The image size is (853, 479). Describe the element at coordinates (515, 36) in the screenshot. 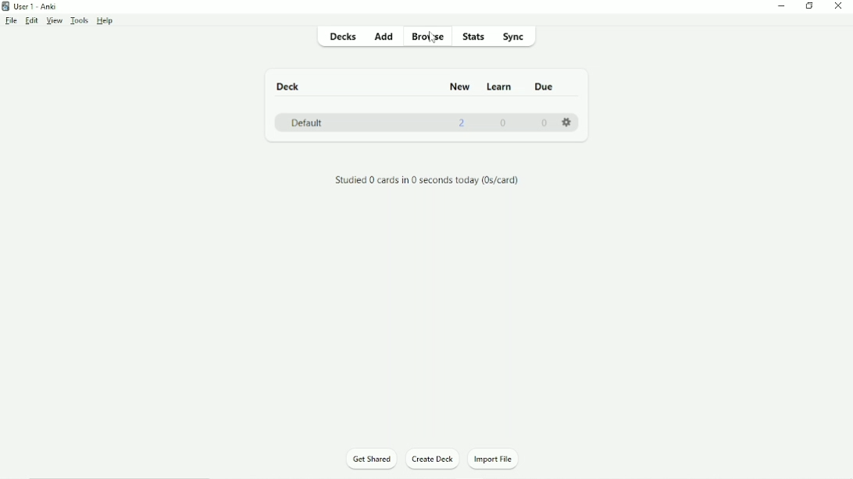

I see `Sync` at that location.